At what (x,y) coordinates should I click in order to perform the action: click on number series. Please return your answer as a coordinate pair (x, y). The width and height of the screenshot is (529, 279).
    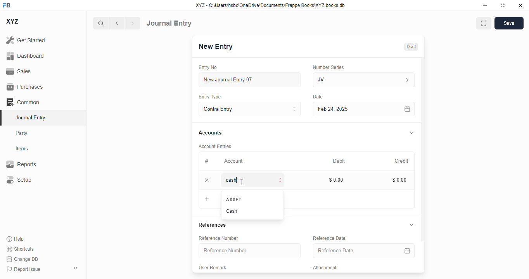
    Looking at the image, I should click on (329, 67).